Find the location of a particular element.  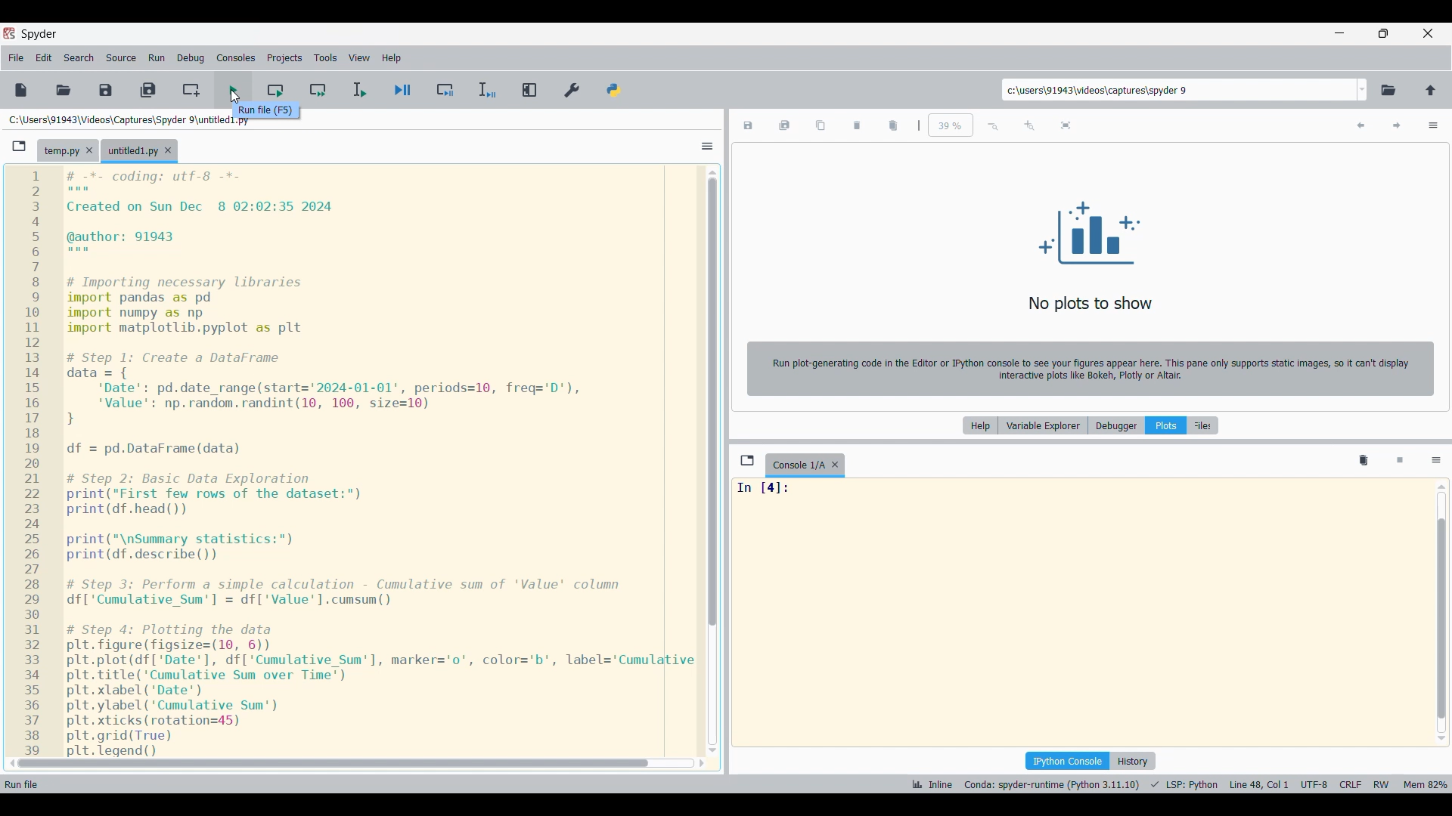

Vertical slide bar is located at coordinates (713, 461).